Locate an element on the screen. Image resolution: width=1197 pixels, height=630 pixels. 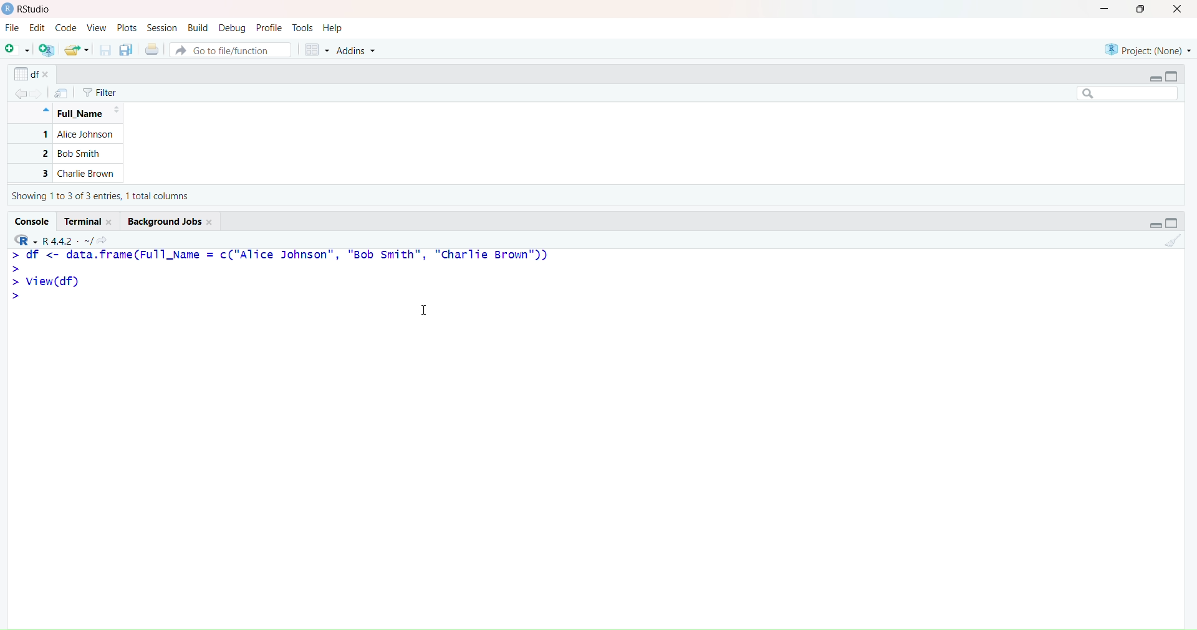
Maximize is located at coordinates (1176, 76).